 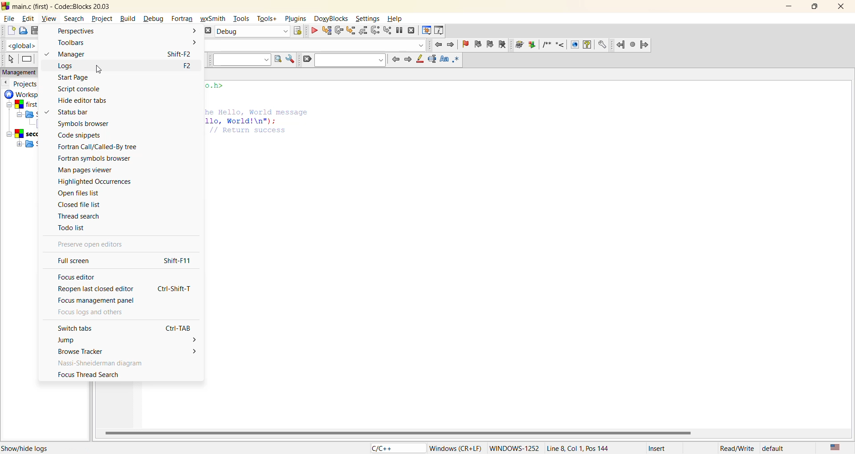 I want to click on next line, so click(x=338, y=31).